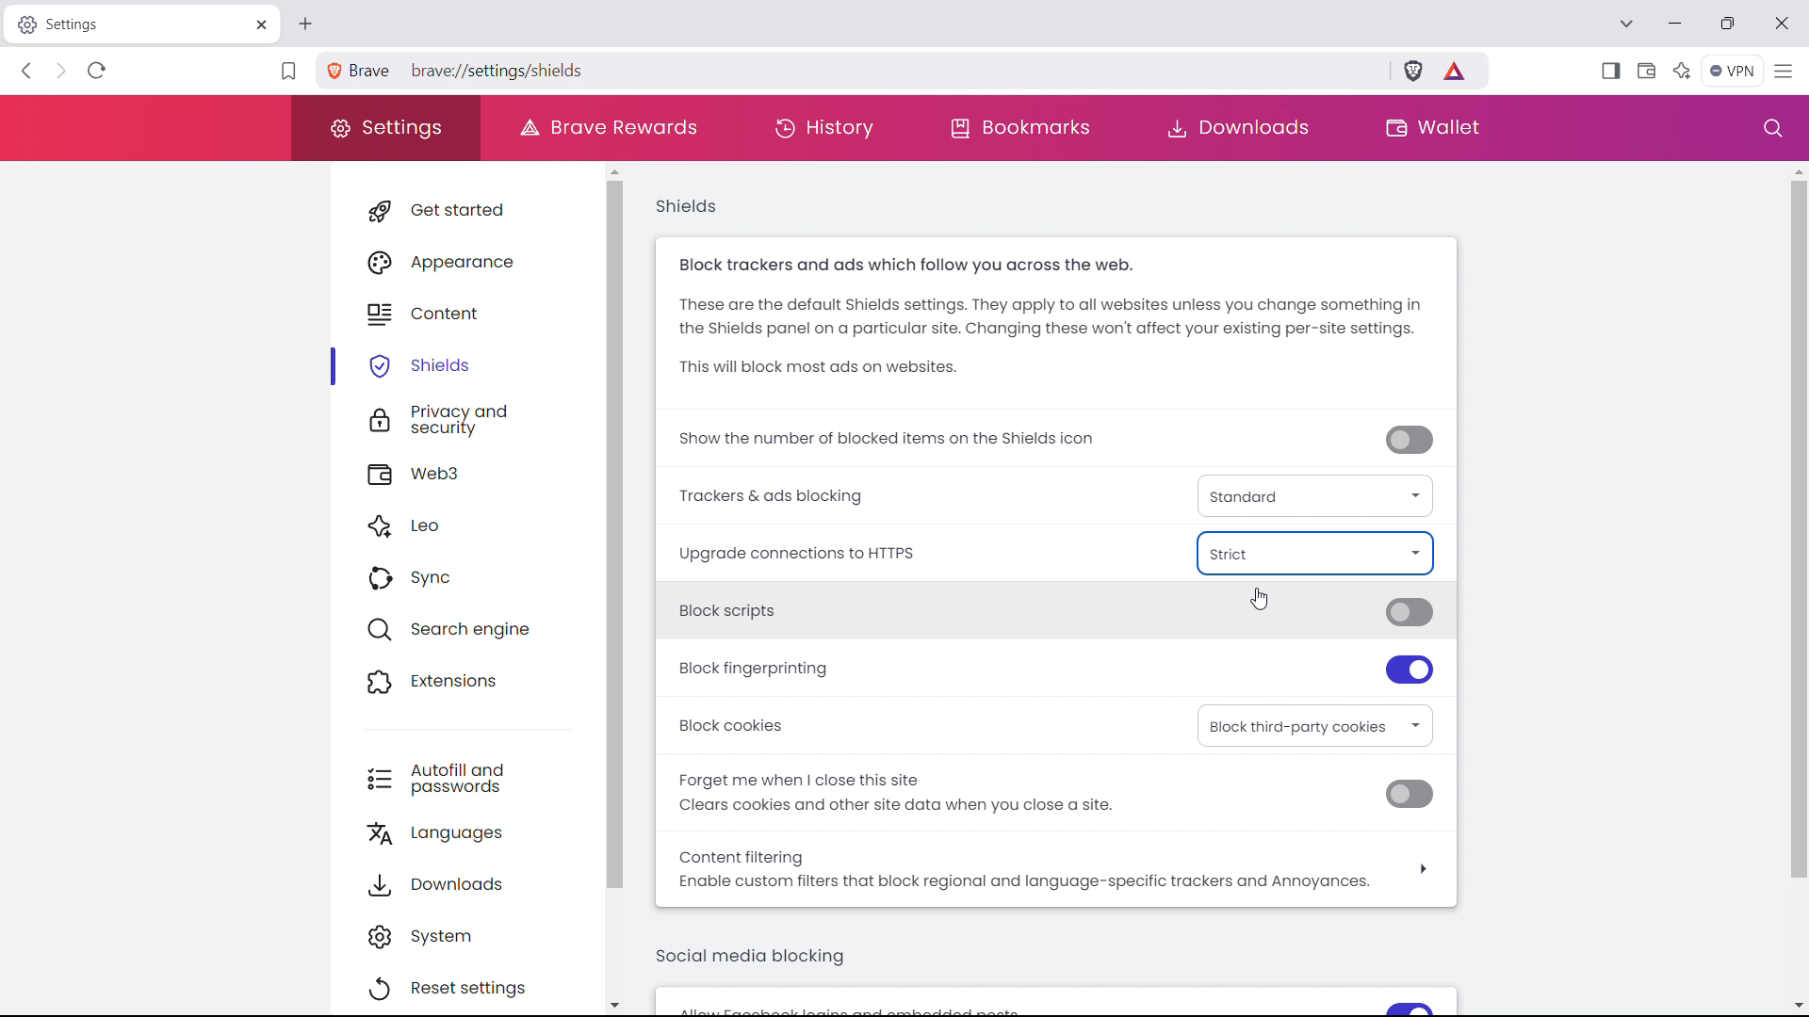  Describe the element at coordinates (803, 778) in the screenshot. I see `Forget me when | close this site` at that location.